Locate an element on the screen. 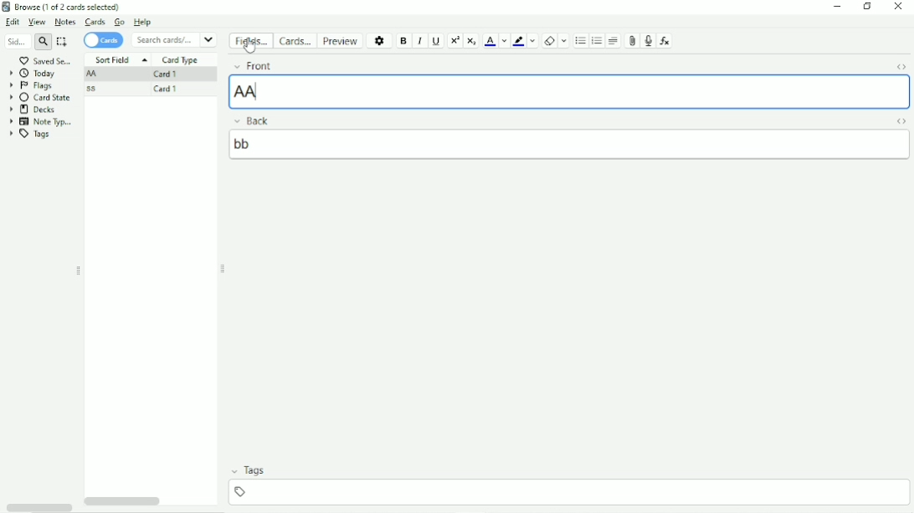 Image resolution: width=914 pixels, height=513 pixels. Minimize is located at coordinates (836, 7).